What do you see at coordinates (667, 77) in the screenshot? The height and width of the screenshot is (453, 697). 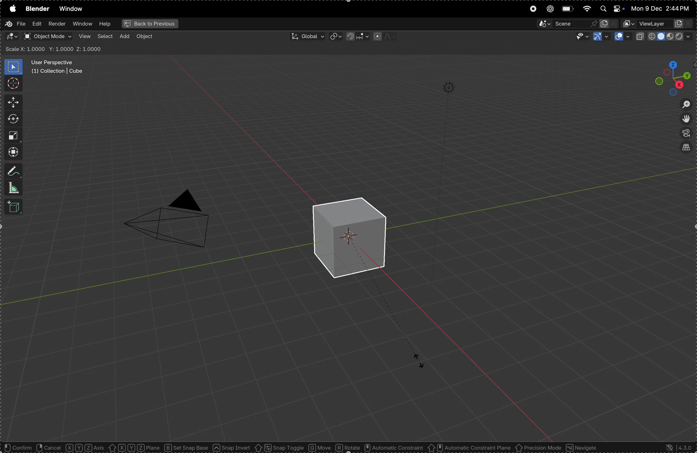 I see `view point` at bounding box center [667, 77].